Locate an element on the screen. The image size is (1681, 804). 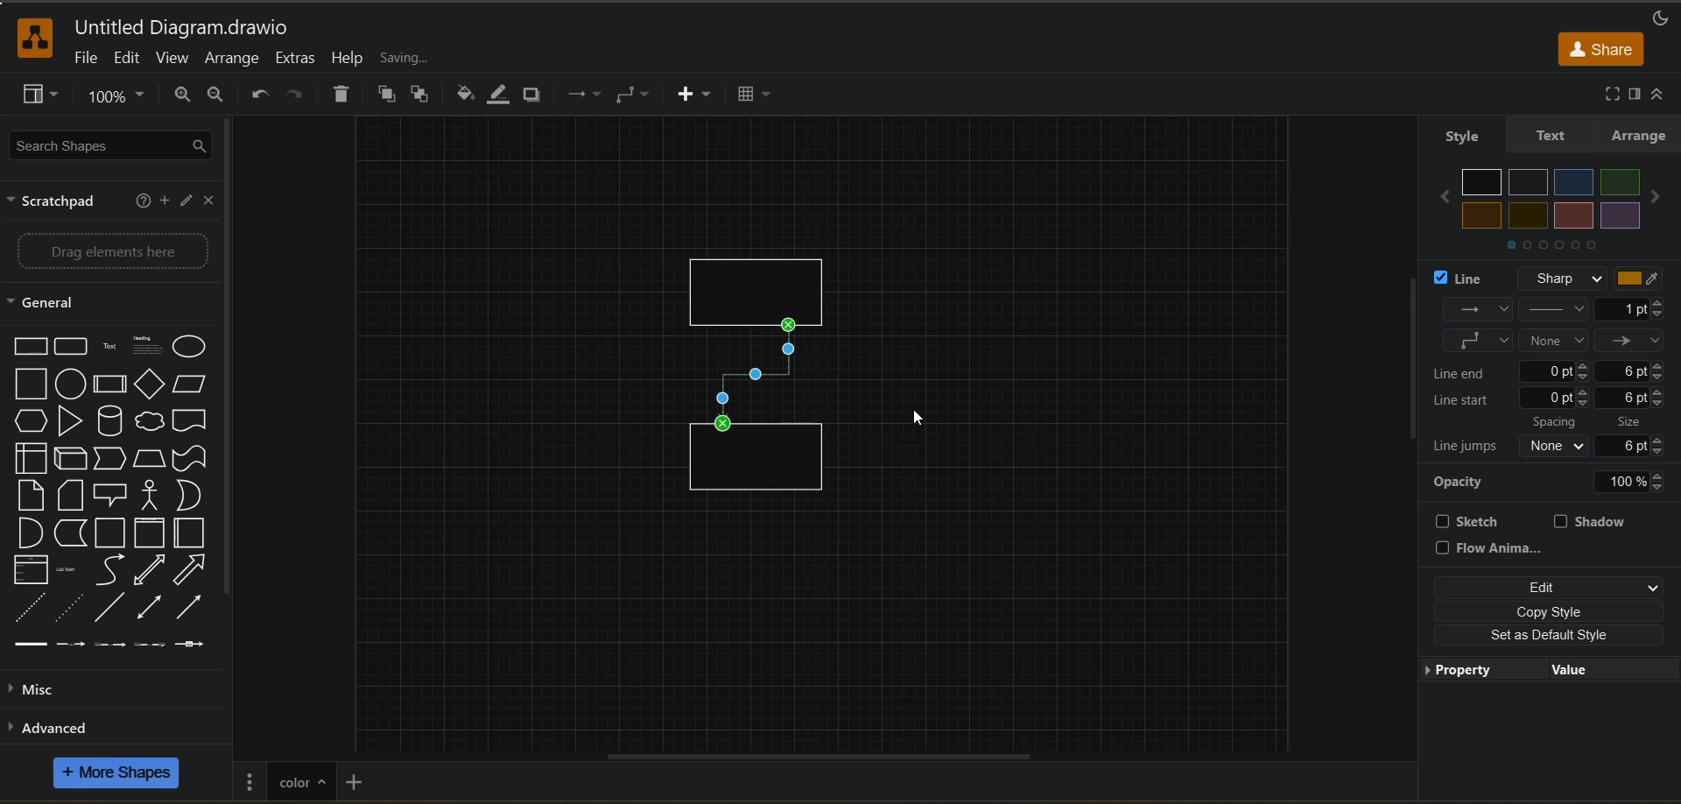
edit is located at coordinates (188, 202).